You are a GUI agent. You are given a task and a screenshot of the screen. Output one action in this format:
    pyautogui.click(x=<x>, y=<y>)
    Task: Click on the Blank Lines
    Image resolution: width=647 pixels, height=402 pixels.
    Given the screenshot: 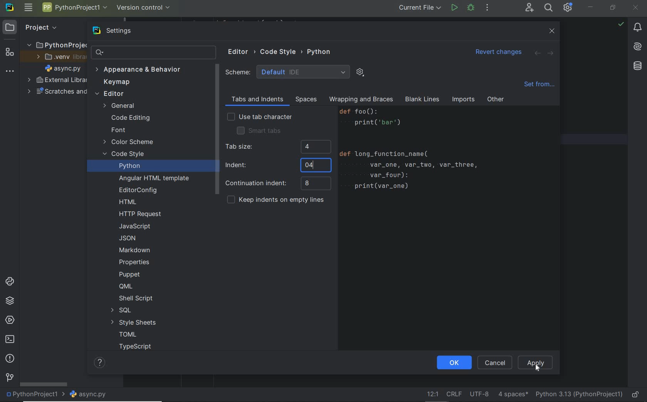 What is the action you would take?
    pyautogui.click(x=422, y=100)
    